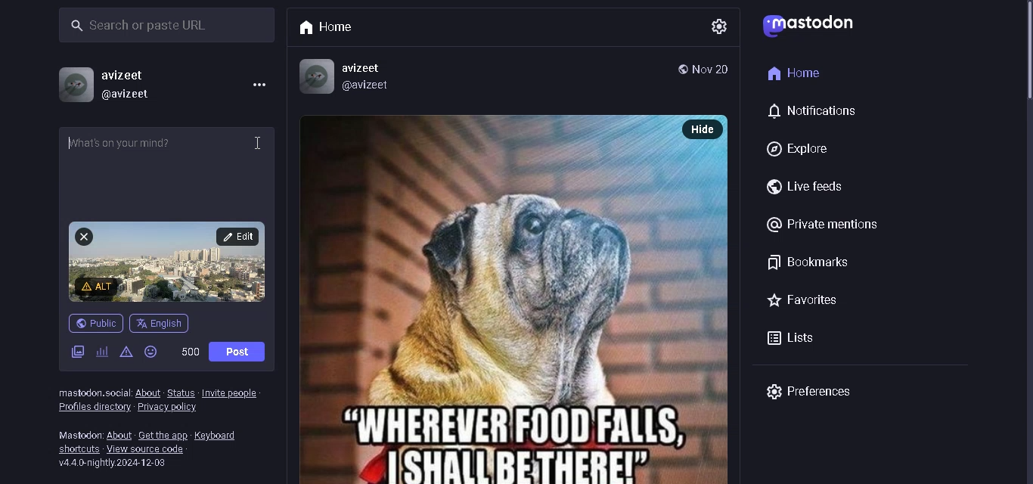  I want to click on add content warning, so click(99, 287).